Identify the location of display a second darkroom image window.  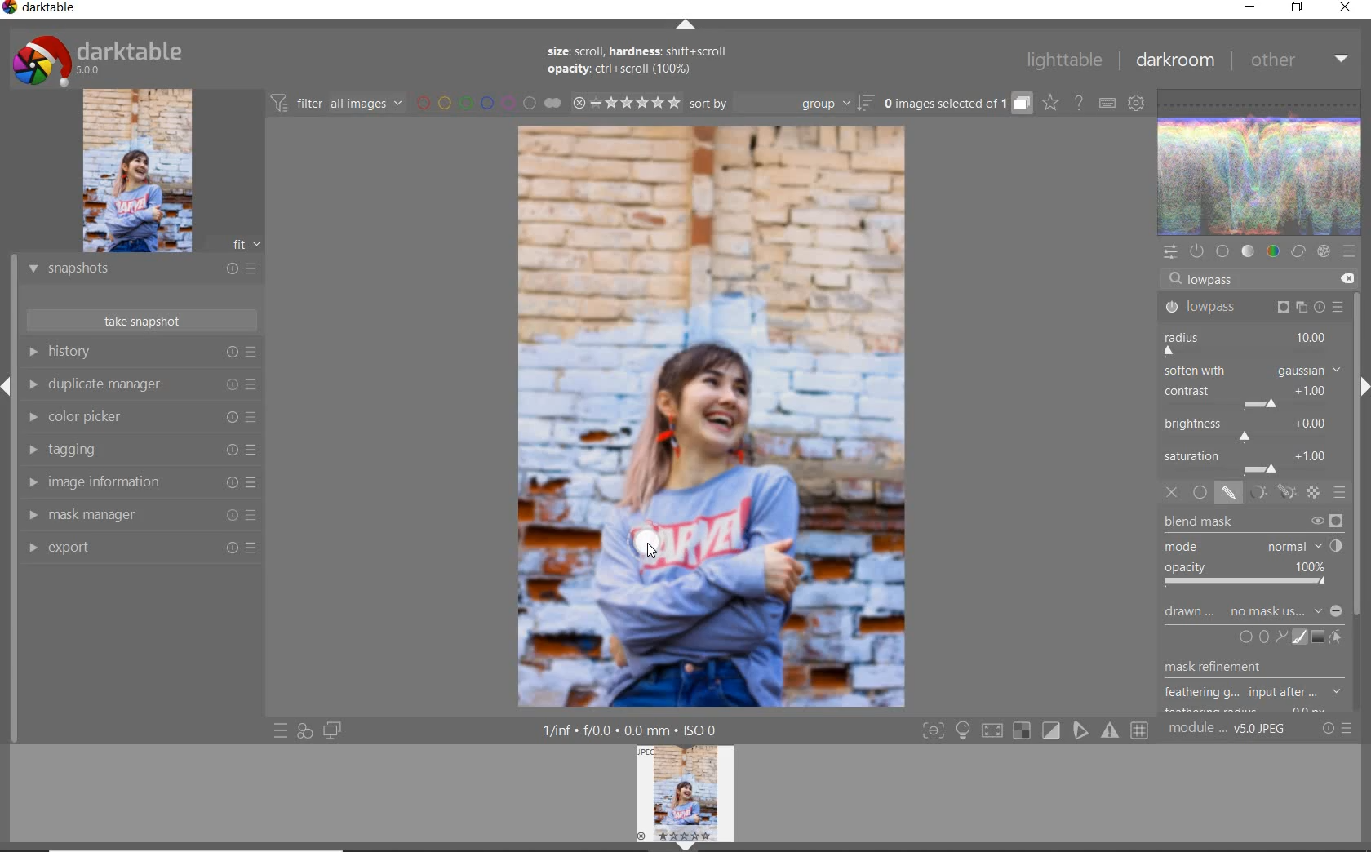
(333, 730).